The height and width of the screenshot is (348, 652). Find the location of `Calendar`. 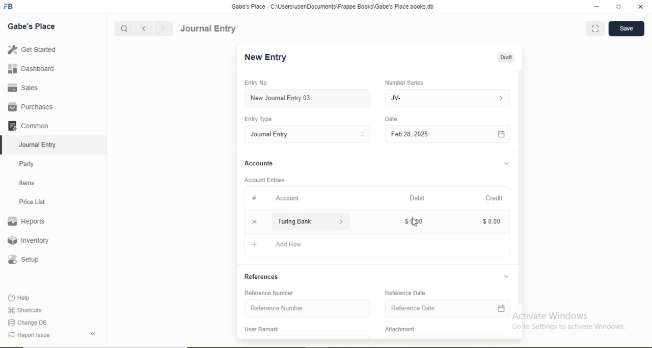

Calendar is located at coordinates (501, 308).